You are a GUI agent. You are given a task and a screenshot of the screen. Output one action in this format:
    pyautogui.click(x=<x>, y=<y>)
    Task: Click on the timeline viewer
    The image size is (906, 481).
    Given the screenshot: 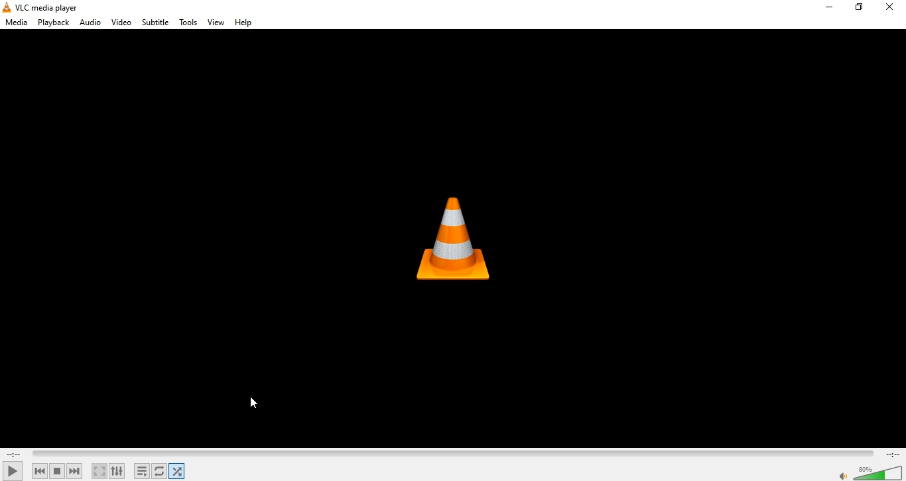 What is the action you would take?
    pyautogui.click(x=453, y=454)
    